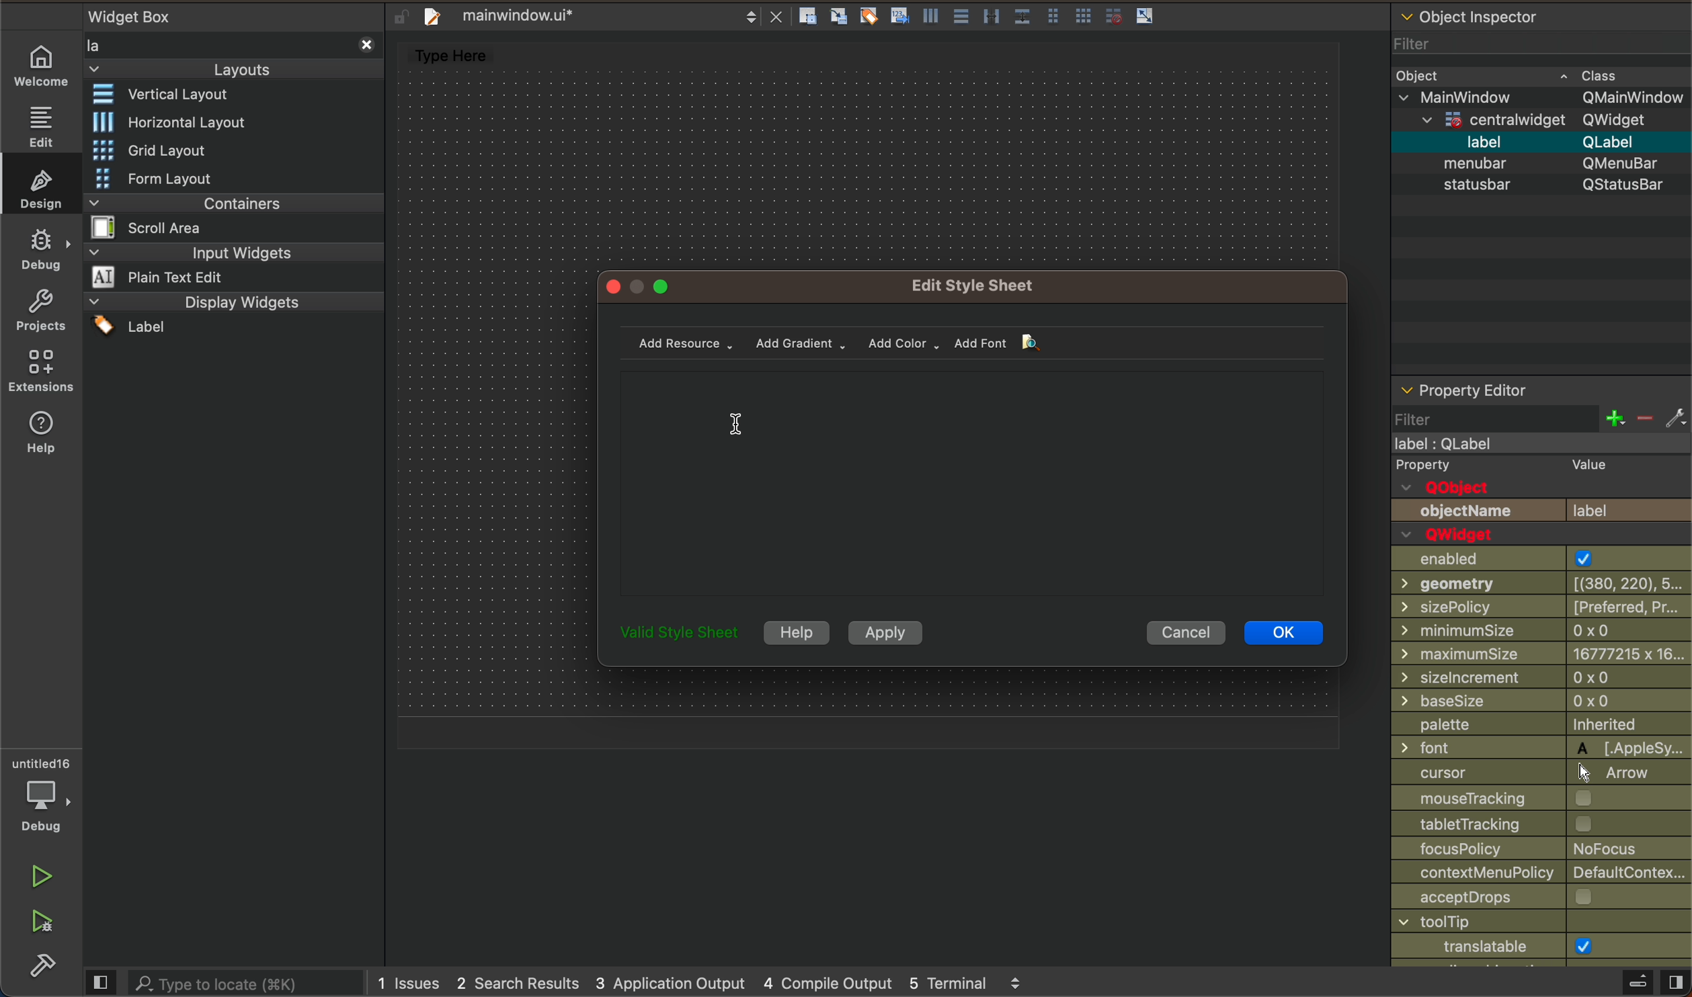 The height and width of the screenshot is (997, 1692). What do you see at coordinates (883, 632) in the screenshot?
I see `apply` at bounding box center [883, 632].